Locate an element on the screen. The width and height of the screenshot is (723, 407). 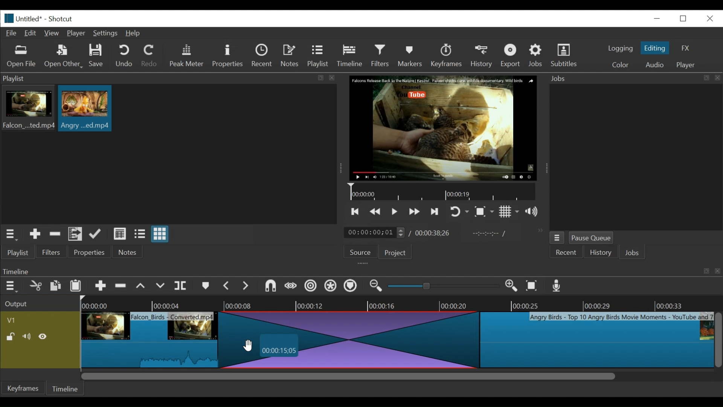
Notes is located at coordinates (128, 252).